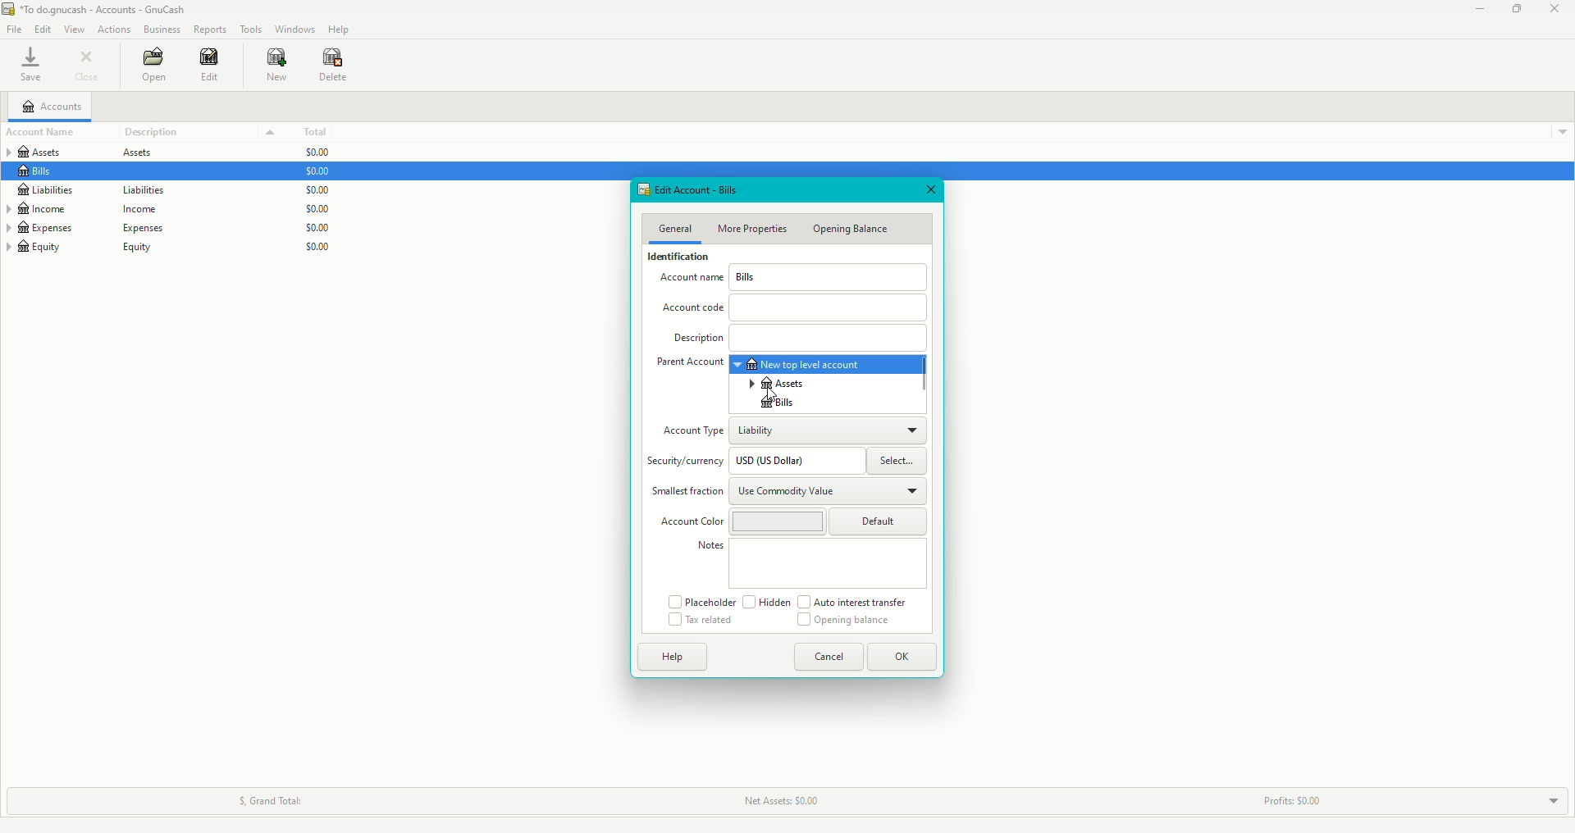  What do you see at coordinates (828, 489) in the screenshot?
I see `Use Commodity Value` at bounding box center [828, 489].